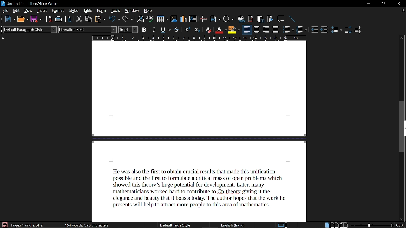 The height and width of the screenshot is (228, 406). Describe the element at coordinates (315, 29) in the screenshot. I see `increase indent` at that location.